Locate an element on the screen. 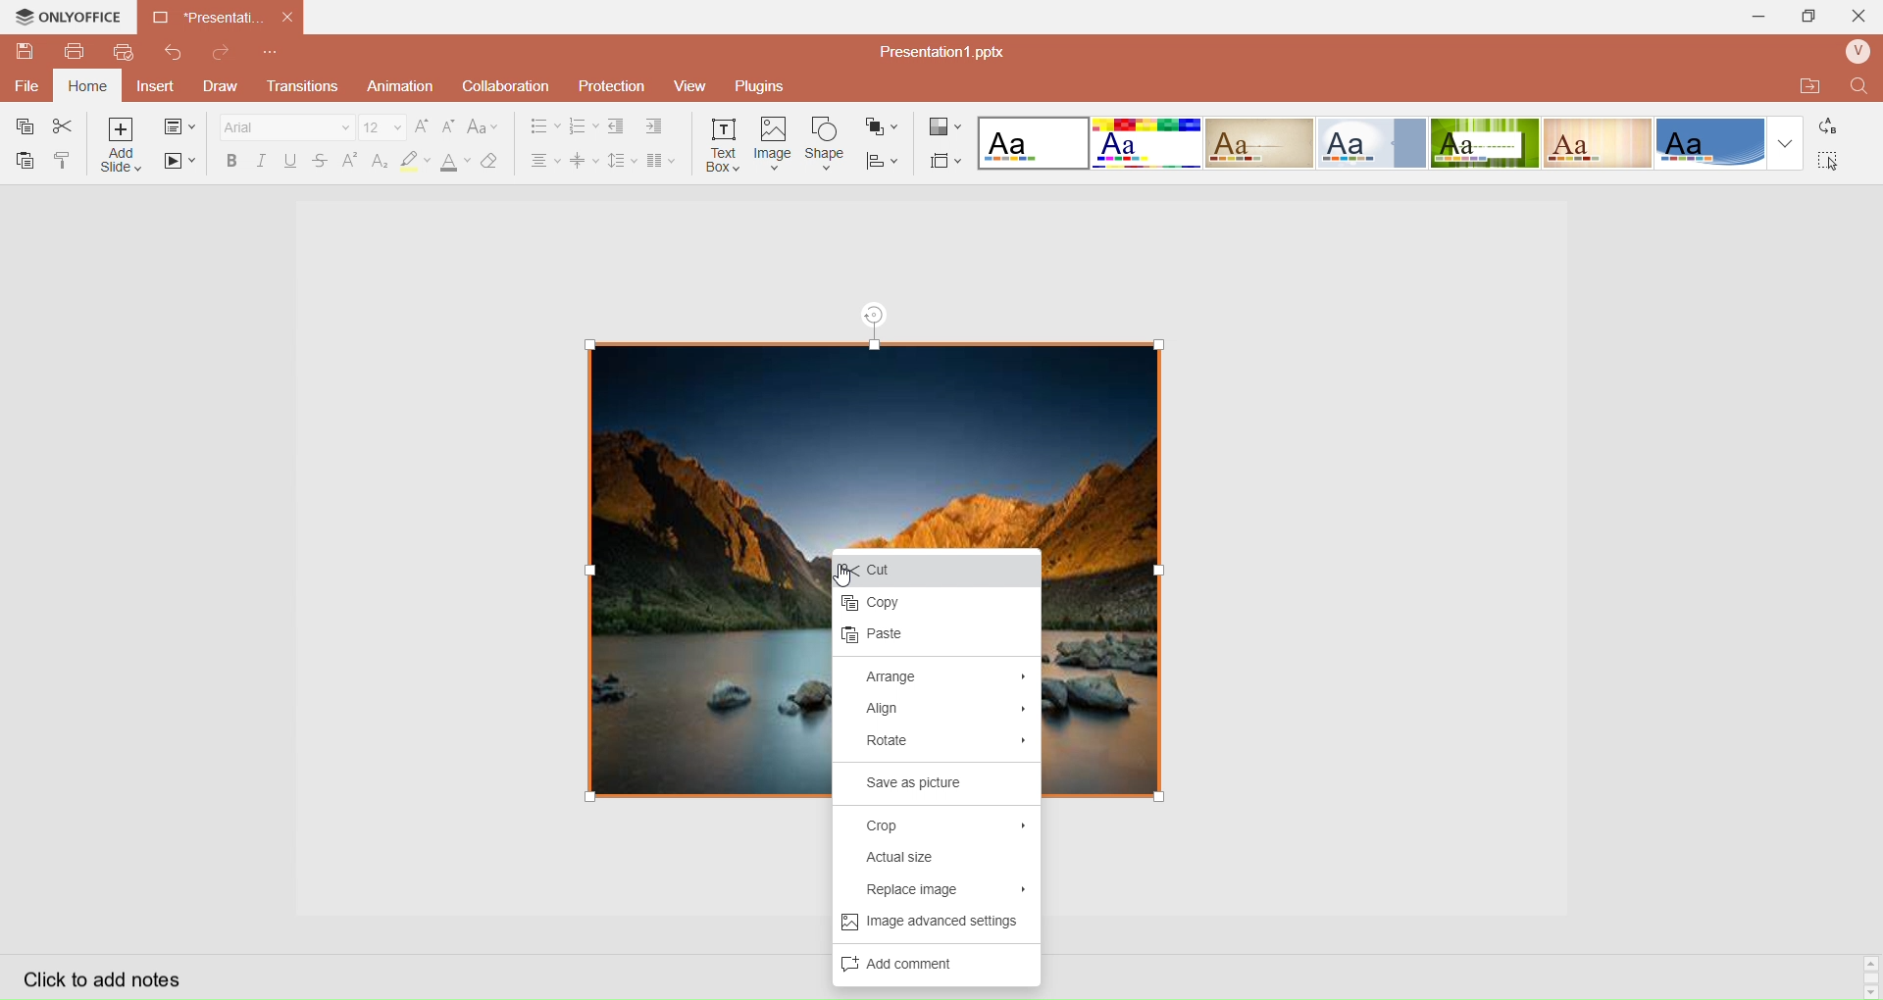  Insert Text Box is located at coordinates (719, 144).